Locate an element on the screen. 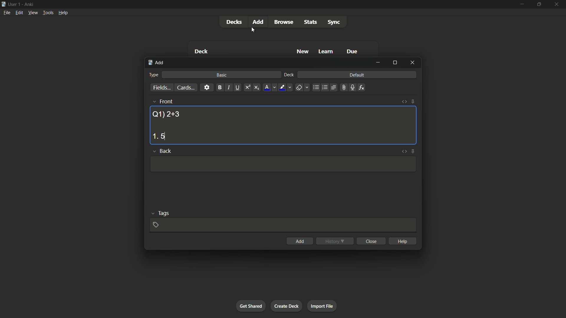  decks is located at coordinates (234, 22).